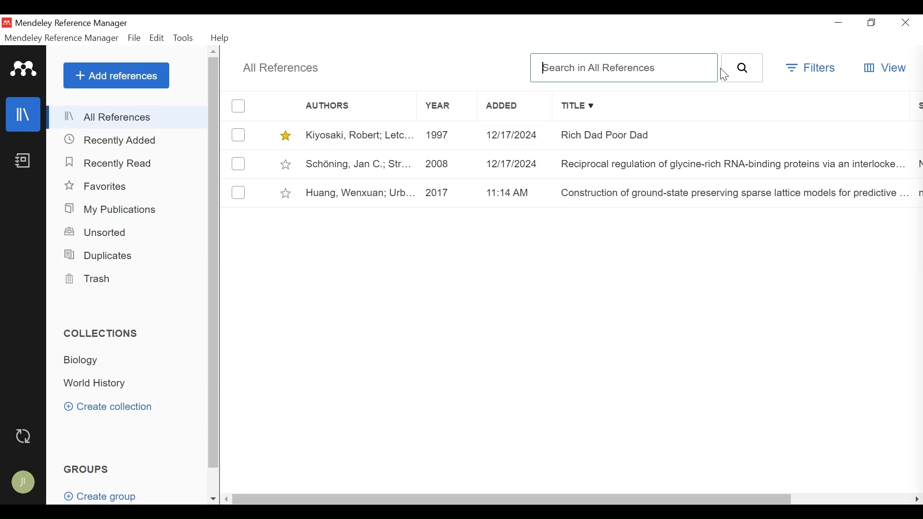  Describe the element at coordinates (905, 22) in the screenshot. I see `Close` at that location.